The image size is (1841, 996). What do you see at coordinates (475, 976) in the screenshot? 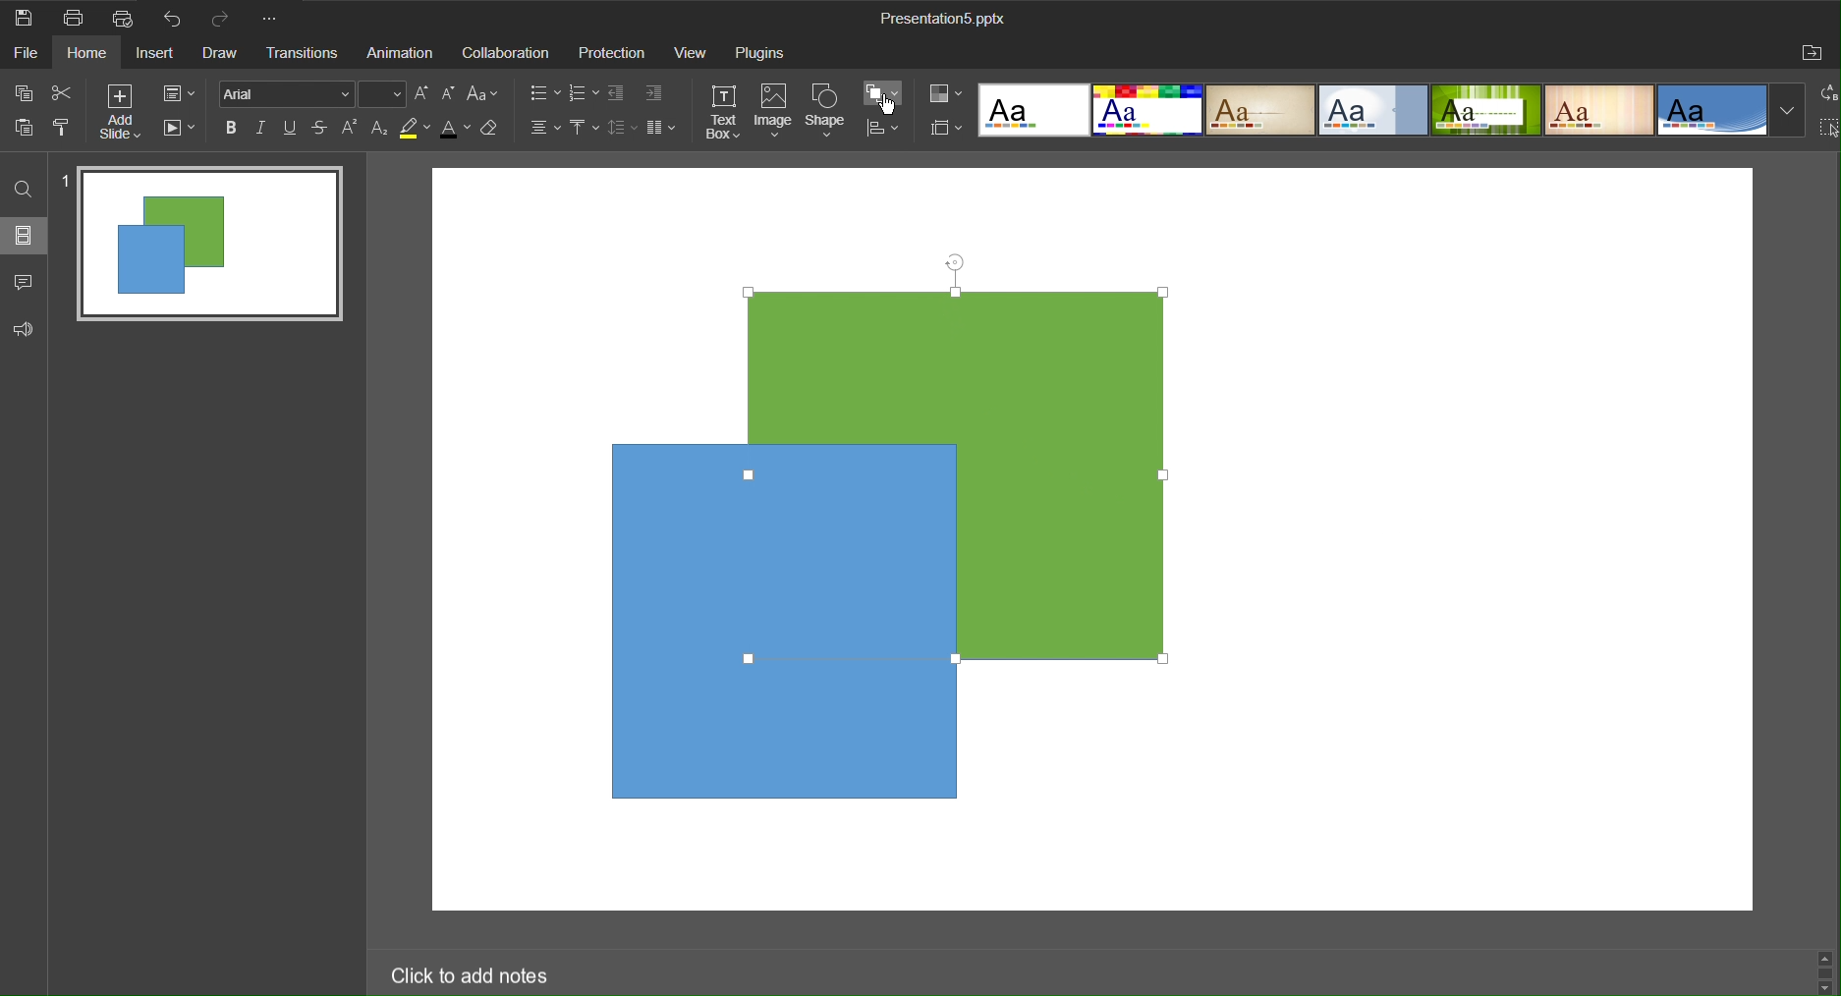
I see `Click to add notes` at bounding box center [475, 976].